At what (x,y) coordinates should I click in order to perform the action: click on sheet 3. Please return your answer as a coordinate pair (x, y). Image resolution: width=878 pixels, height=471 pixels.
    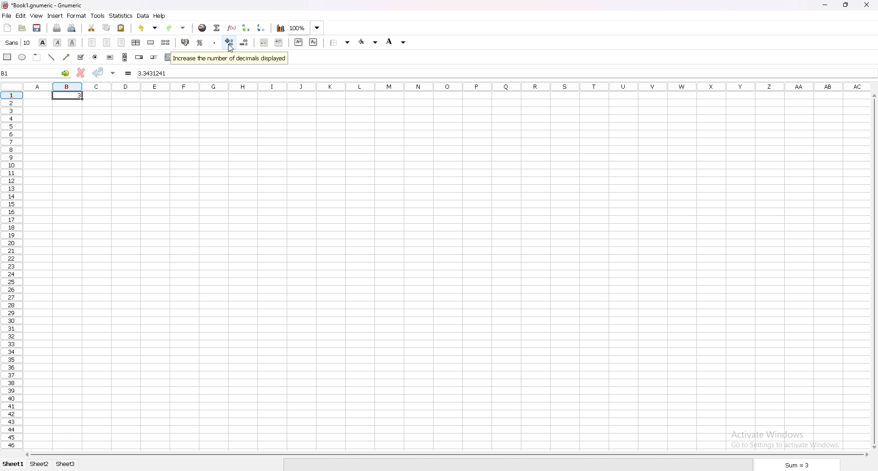
    Looking at the image, I should click on (66, 464).